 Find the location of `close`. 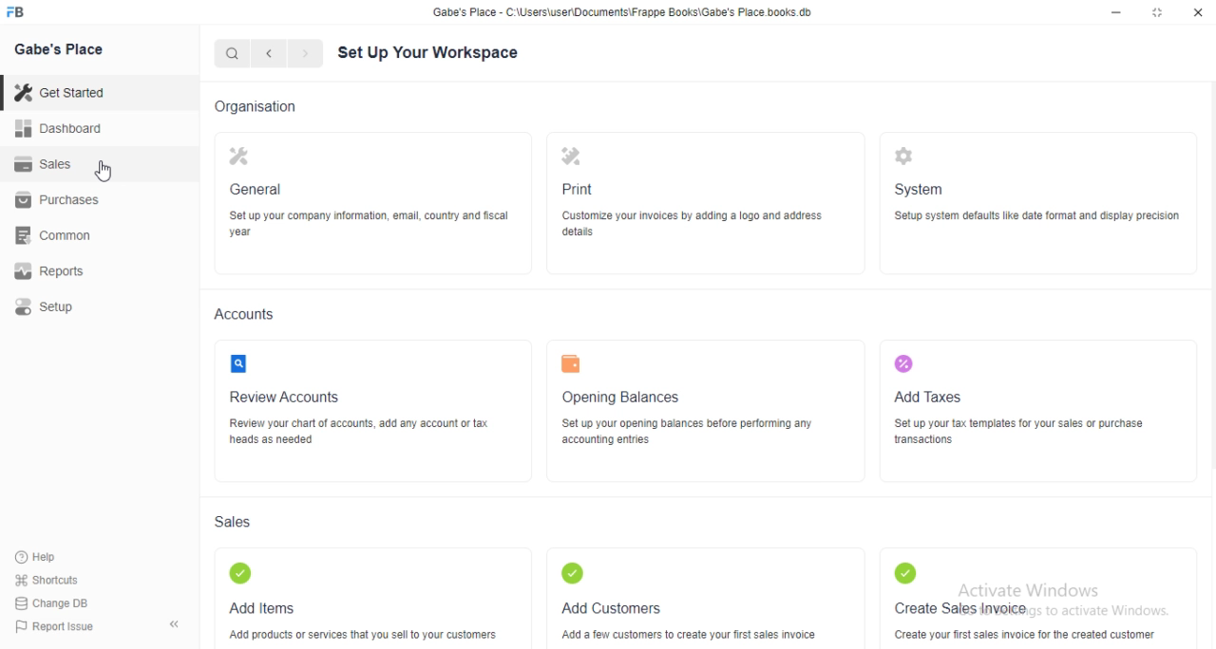

close is located at coordinates (1197, 11).